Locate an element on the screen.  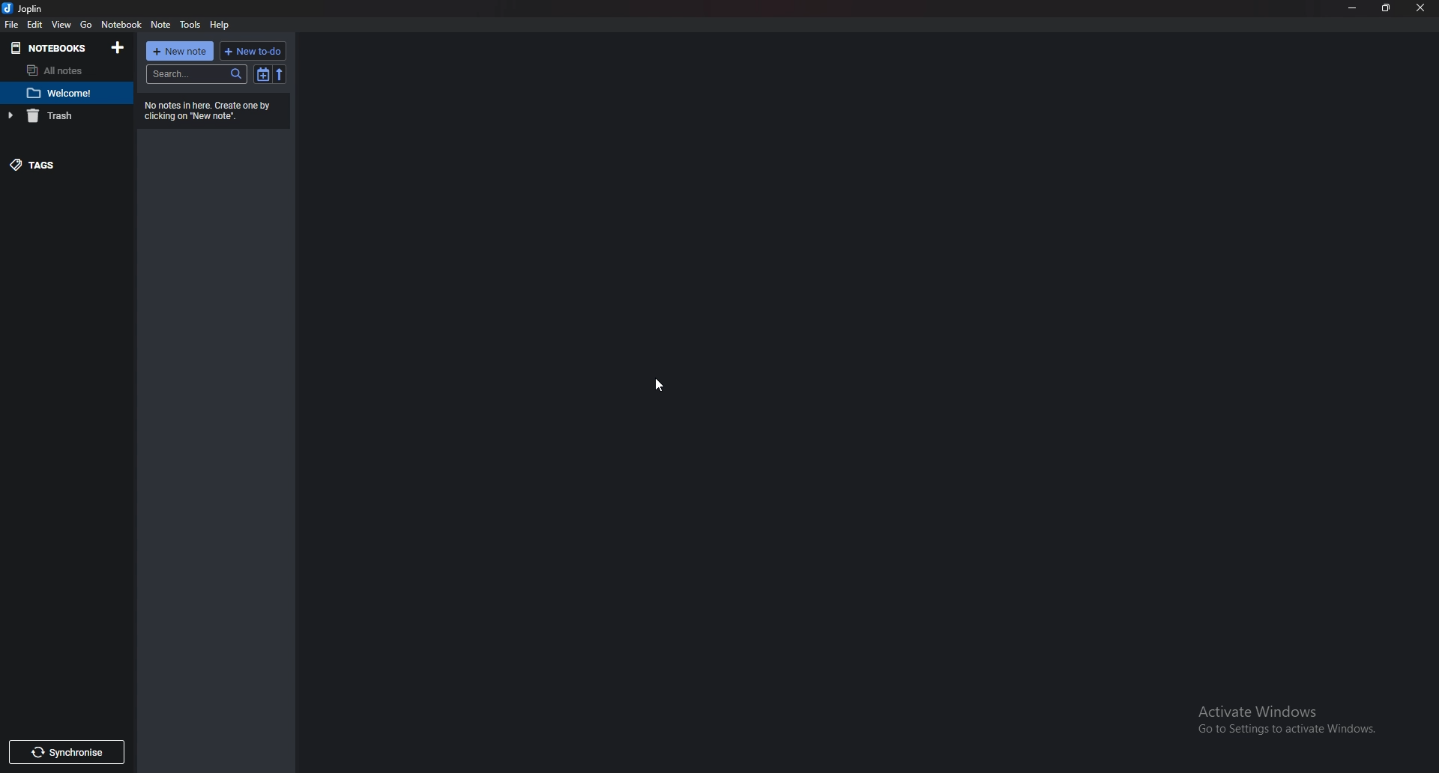
New note is located at coordinates (181, 51).